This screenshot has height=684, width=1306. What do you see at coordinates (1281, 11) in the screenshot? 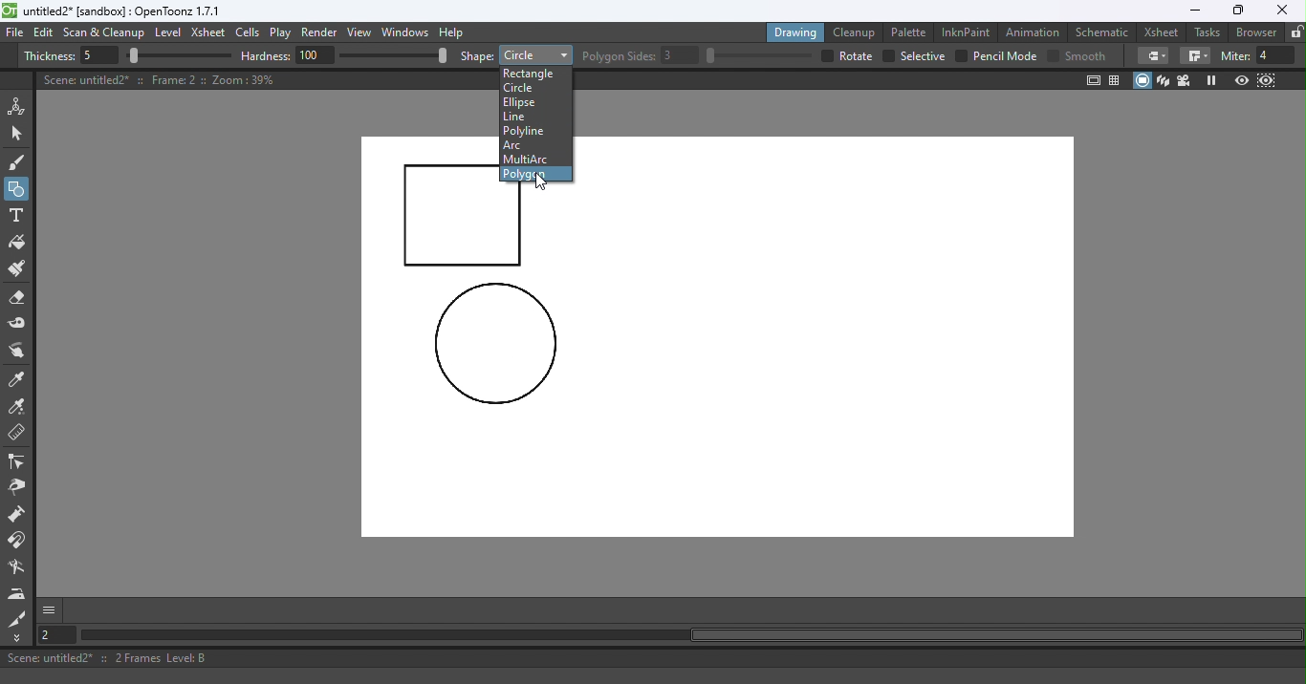
I see `Close` at bounding box center [1281, 11].